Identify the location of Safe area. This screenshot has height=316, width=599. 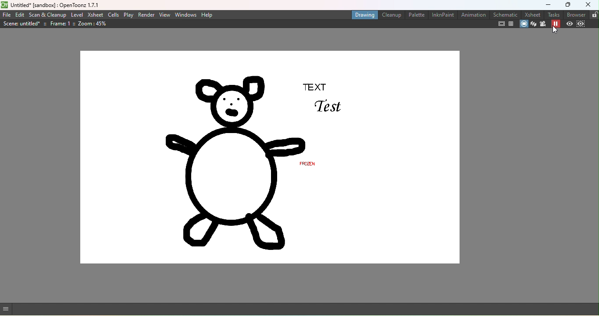
(500, 25).